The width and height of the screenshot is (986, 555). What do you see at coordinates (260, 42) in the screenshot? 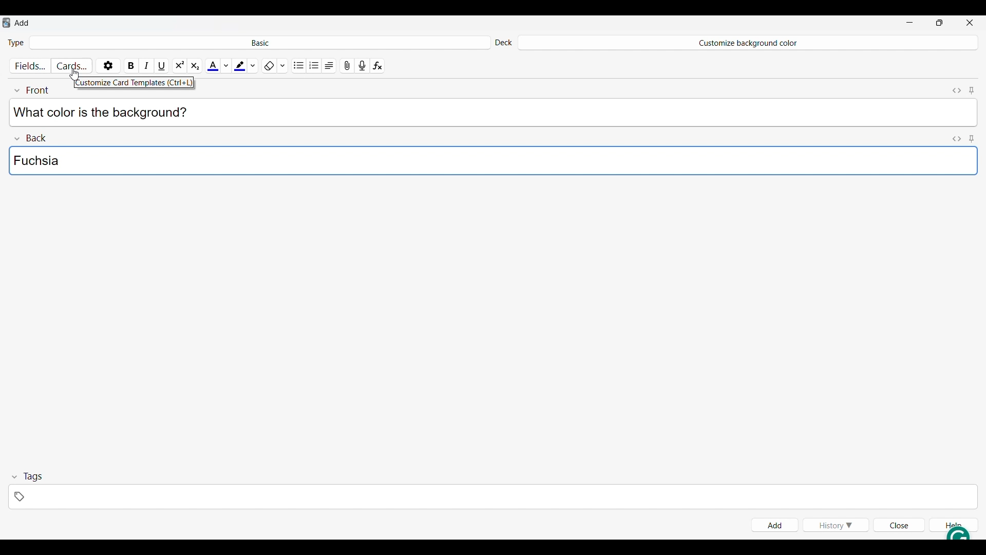
I see `Click to select card type in deck` at bounding box center [260, 42].